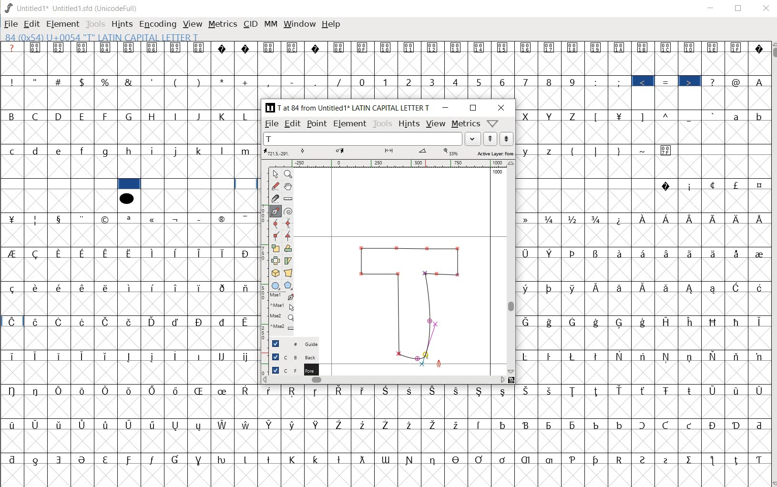 This screenshot has height=487, width=777. I want to click on edit, so click(31, 24).